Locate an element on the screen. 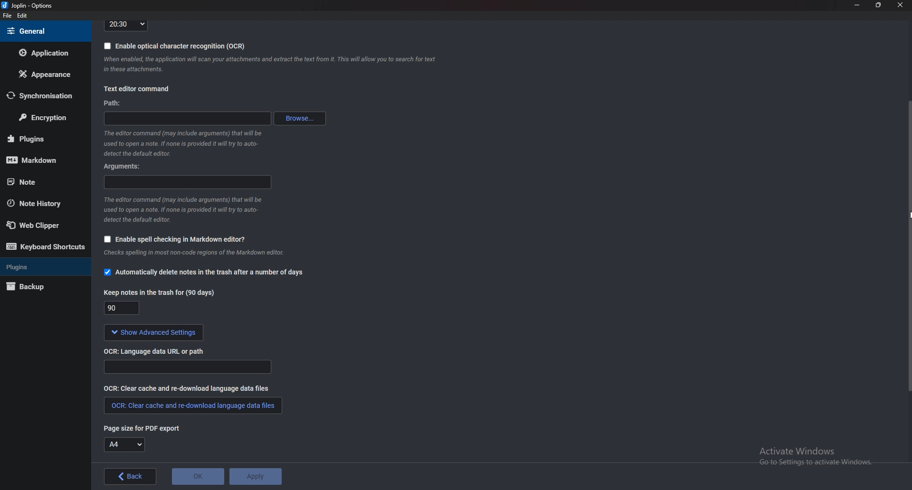  plugins is located at coordinates (41, 139).